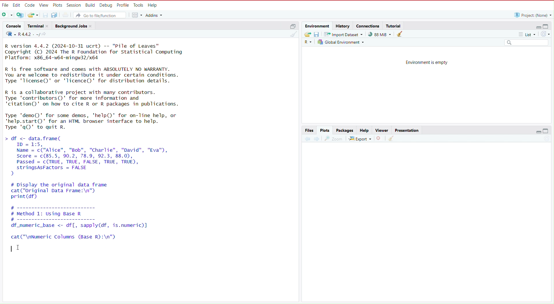  I want to click on Plots, so click(58, 5).